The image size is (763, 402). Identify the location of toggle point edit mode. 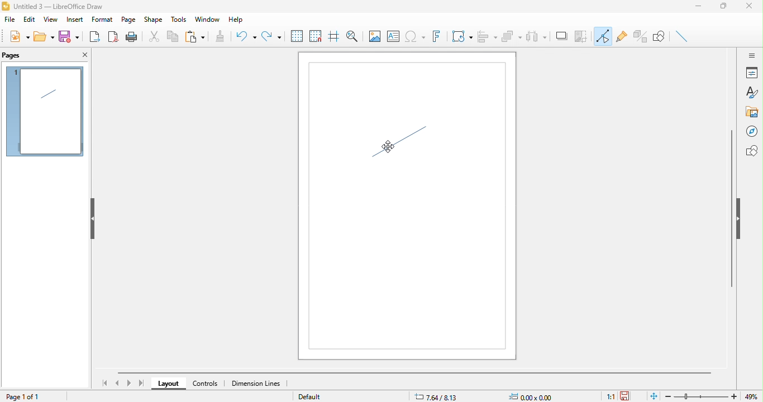
(604, 37).